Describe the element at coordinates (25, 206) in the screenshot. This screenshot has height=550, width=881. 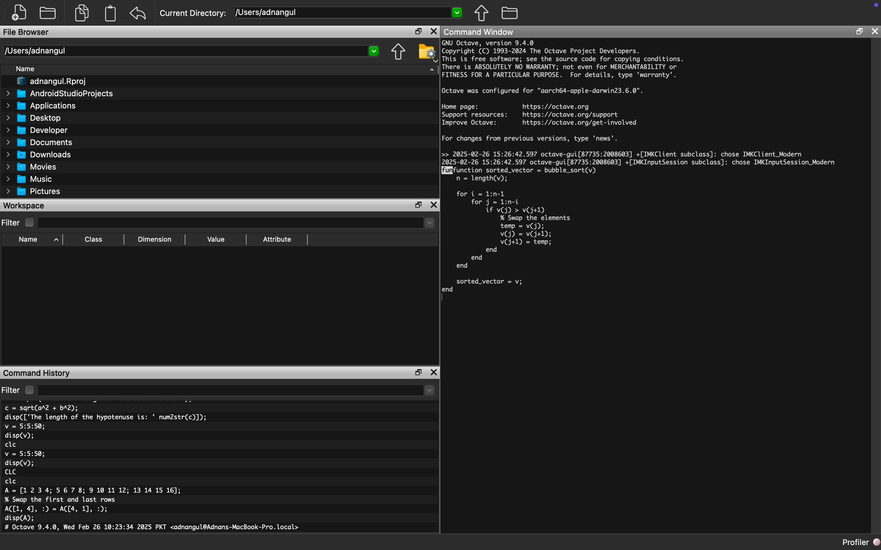
I see `Workspace` at that location.